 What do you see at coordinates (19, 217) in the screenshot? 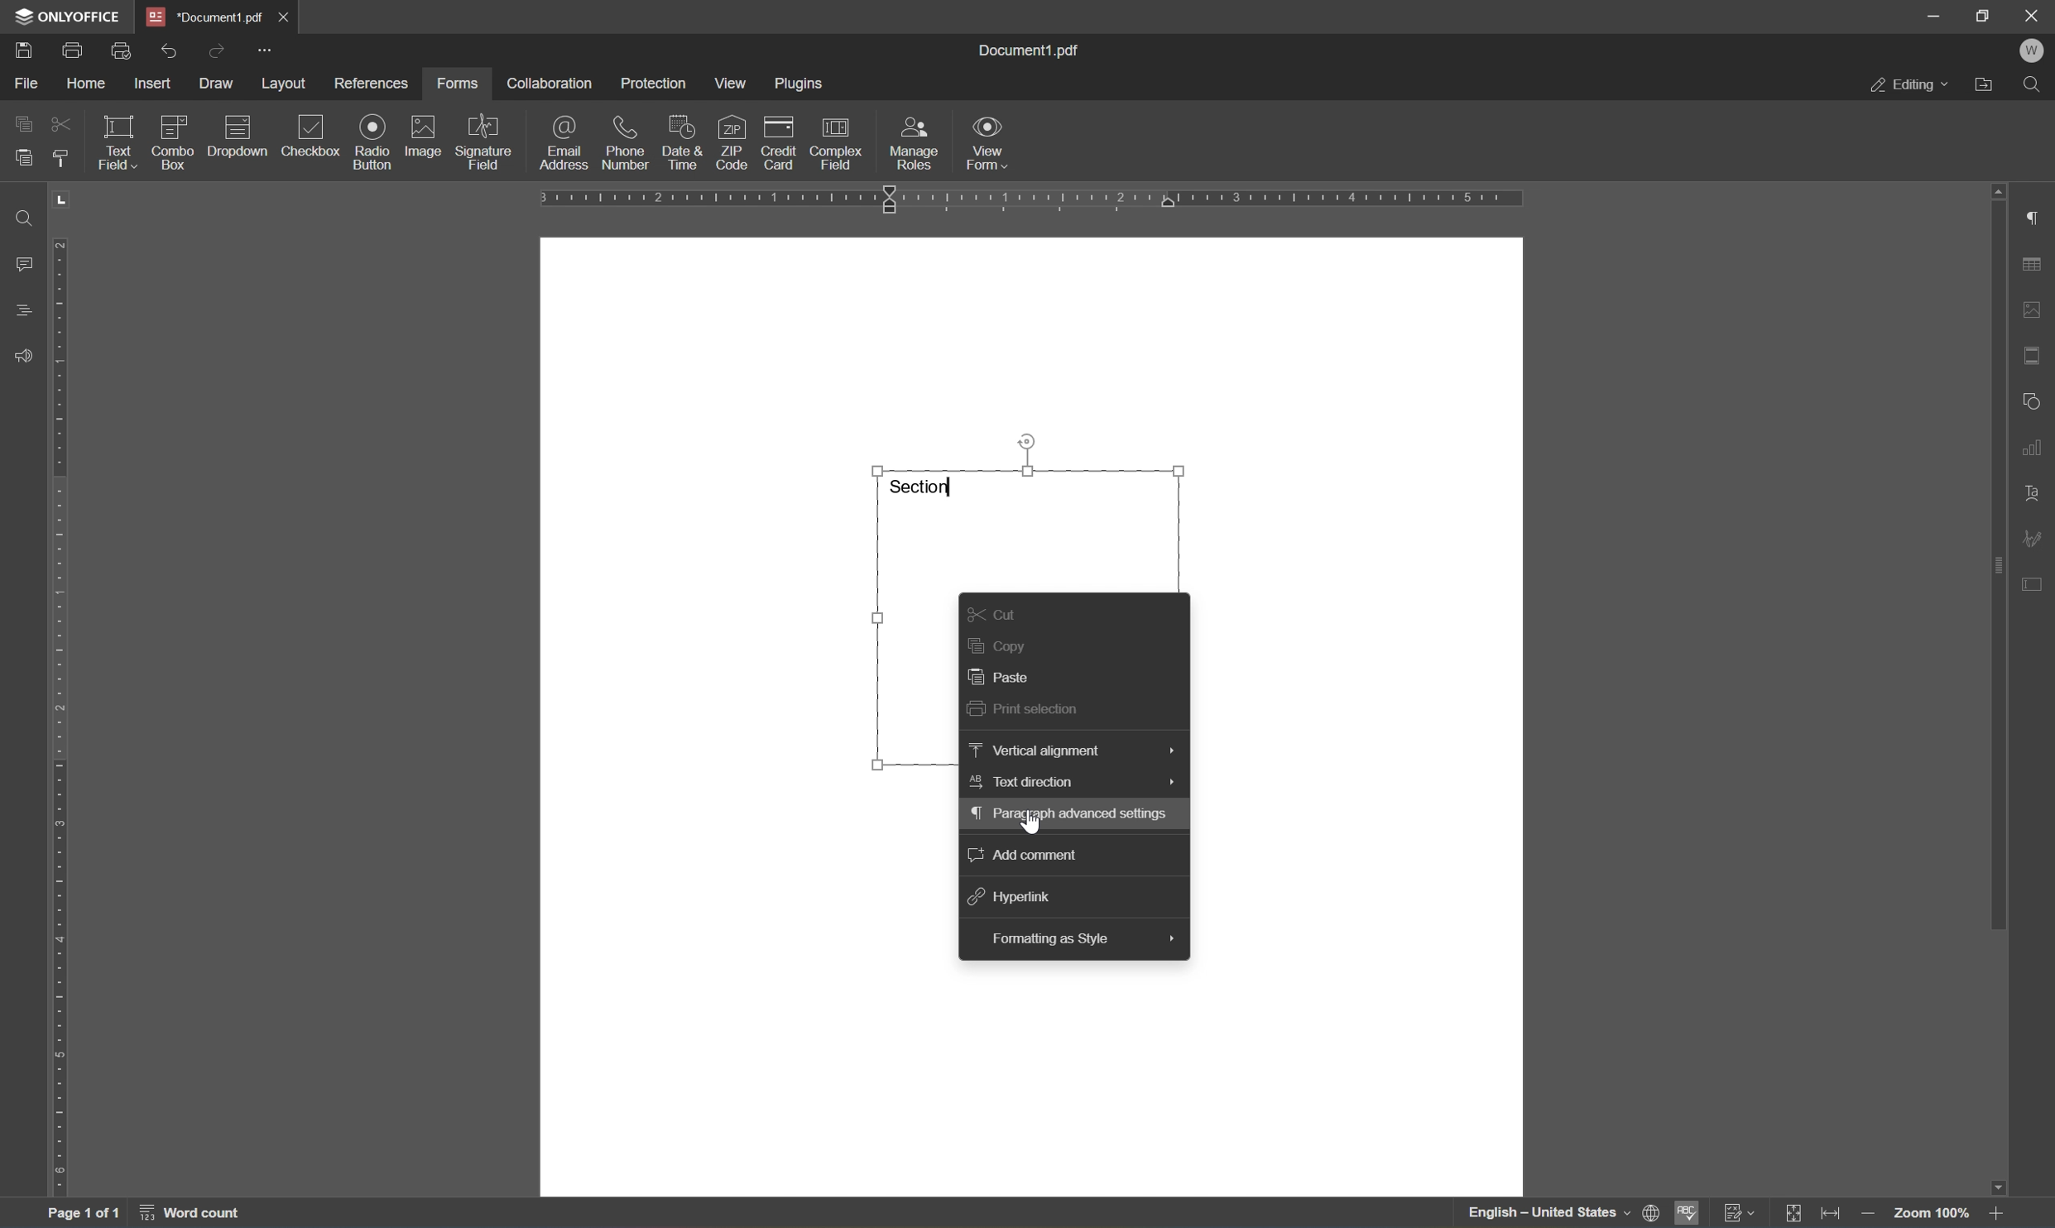
I see `find` at bounding box center [19, 217].